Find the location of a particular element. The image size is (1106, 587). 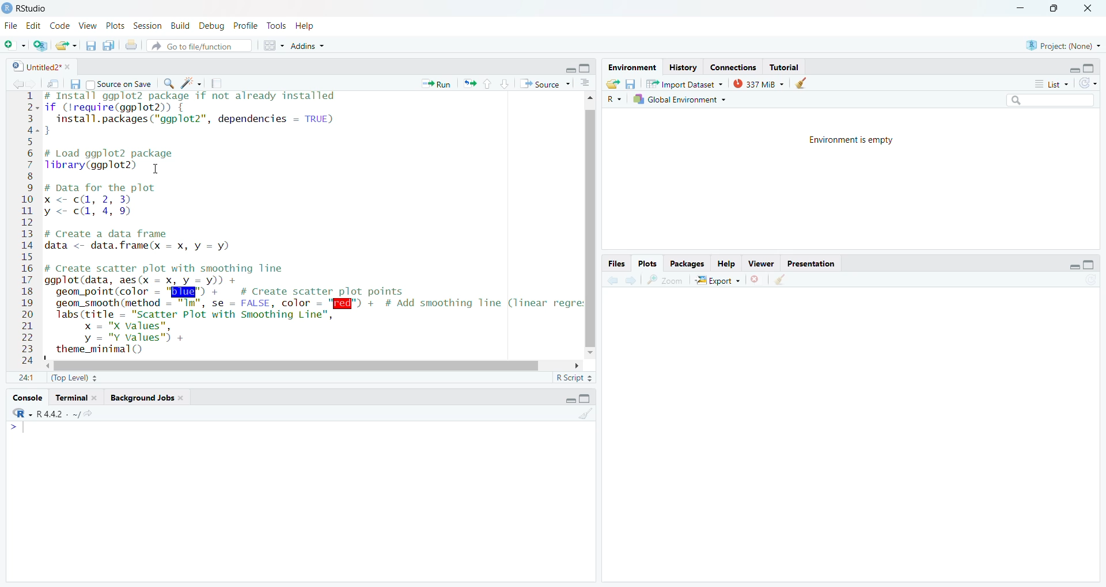

load workspace is located at coordinates (613, 84).